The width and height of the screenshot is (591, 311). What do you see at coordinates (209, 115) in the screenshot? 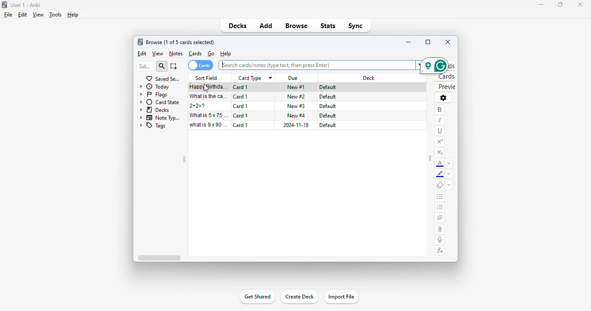
I see `what is 5x75=?` at bounding box center [209, 115].